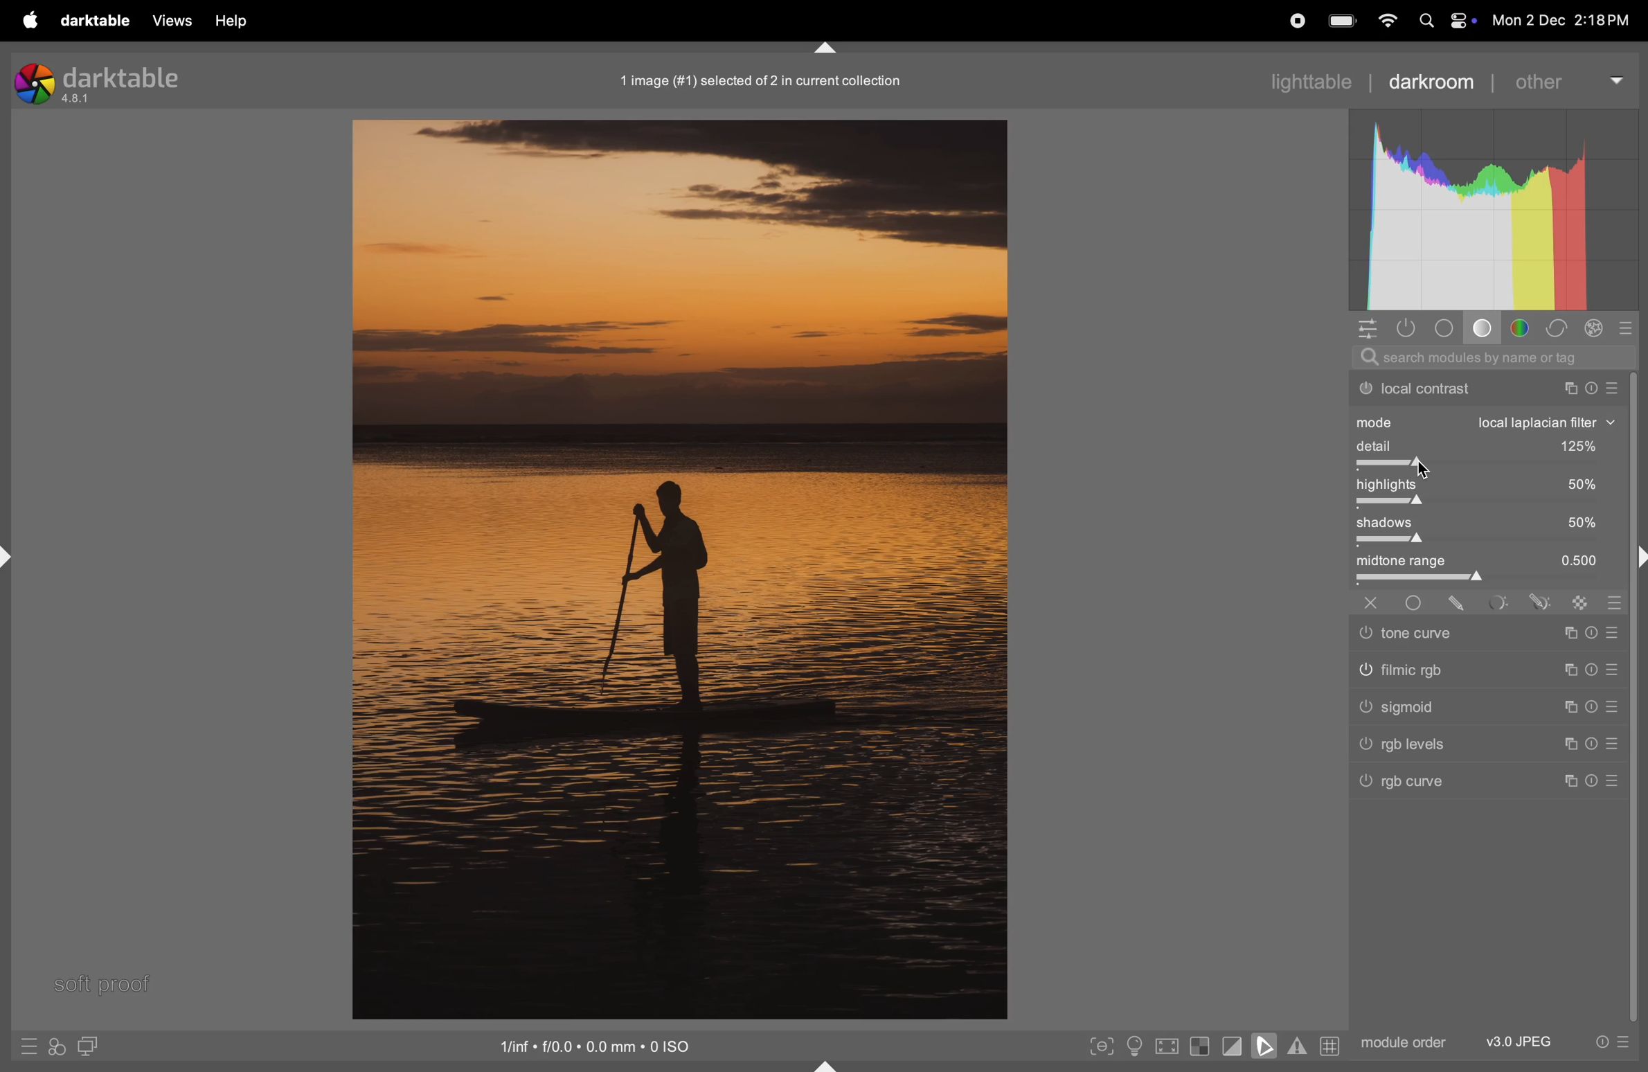 The image size is (1648, 1072). I want to click on soft proof, so click(105, 983).